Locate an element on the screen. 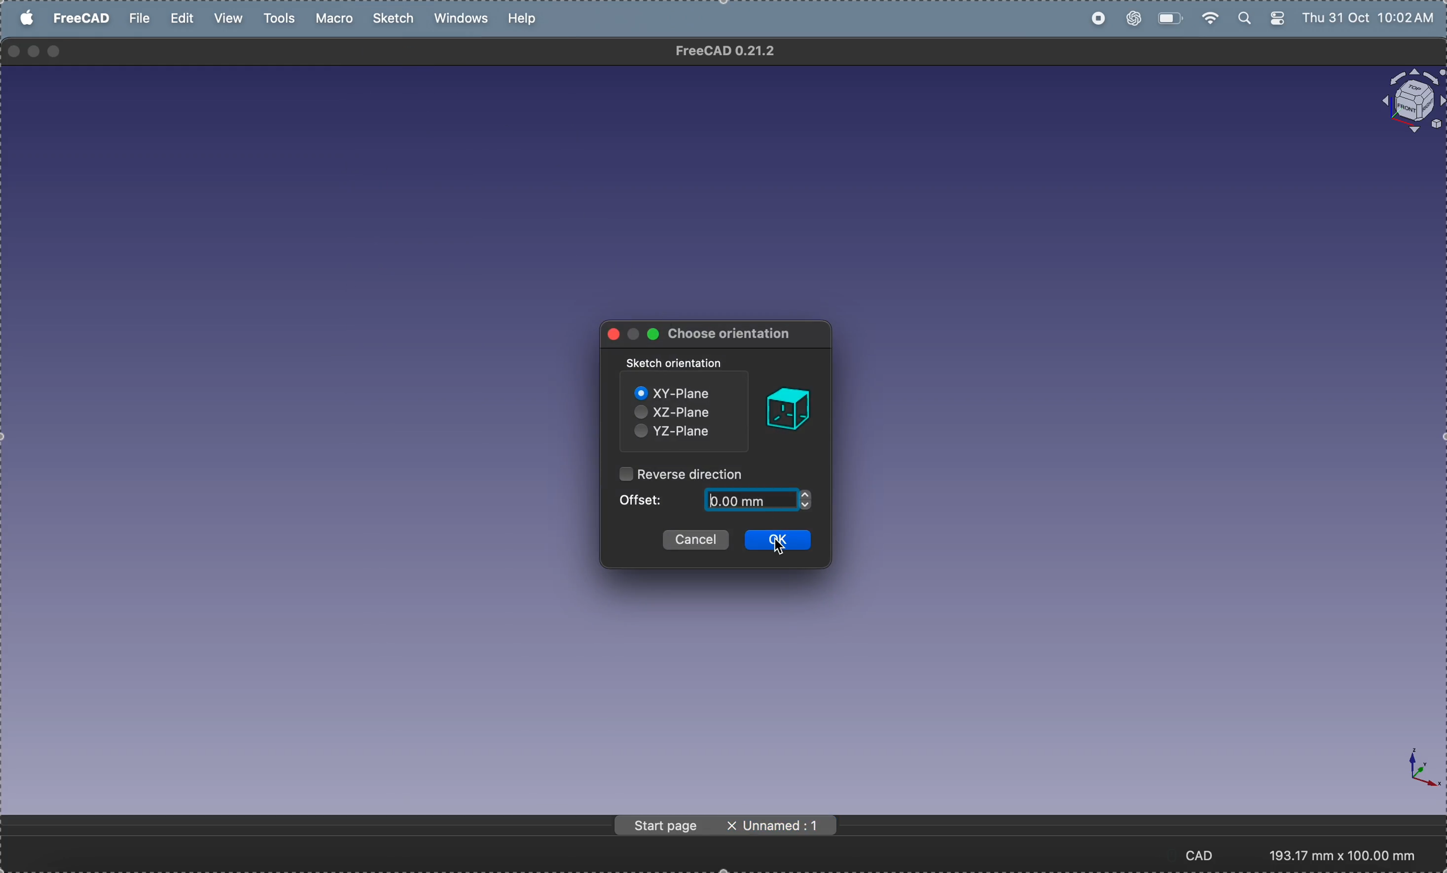 This screenshot has height=873, width=1447. CAD is located at coordinates (1205, 854).